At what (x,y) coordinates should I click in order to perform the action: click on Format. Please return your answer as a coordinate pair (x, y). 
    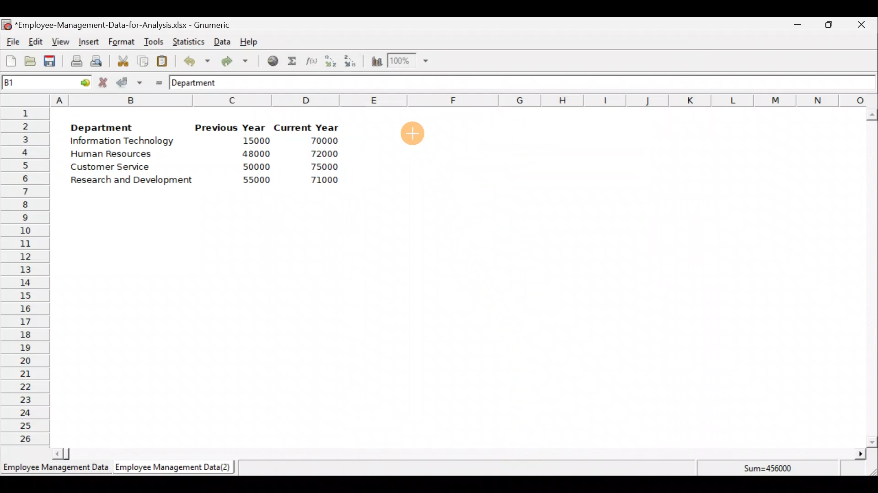
    Looking at the image, I should click on (121, 42).